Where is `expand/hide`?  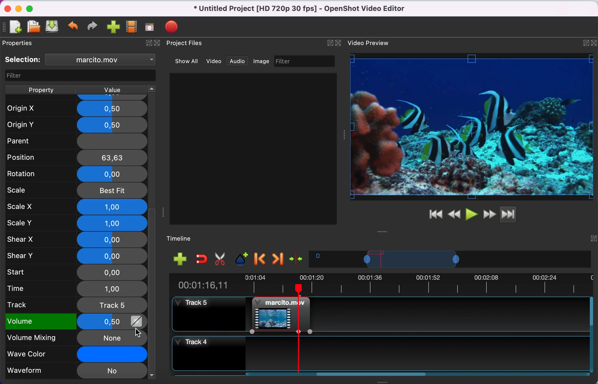
expand/hide is located at coordinates (594, 41).